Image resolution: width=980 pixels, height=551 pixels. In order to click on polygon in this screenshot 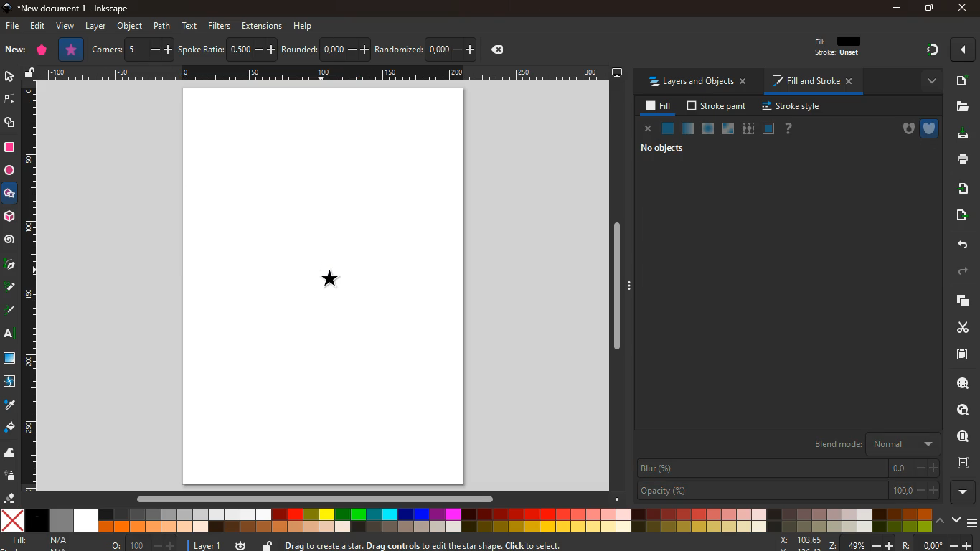, I will do `click(39, 50)`.